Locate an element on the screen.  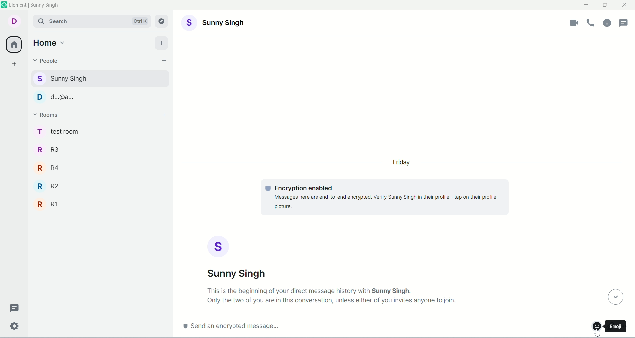
search is located at coordinates (92, 21).